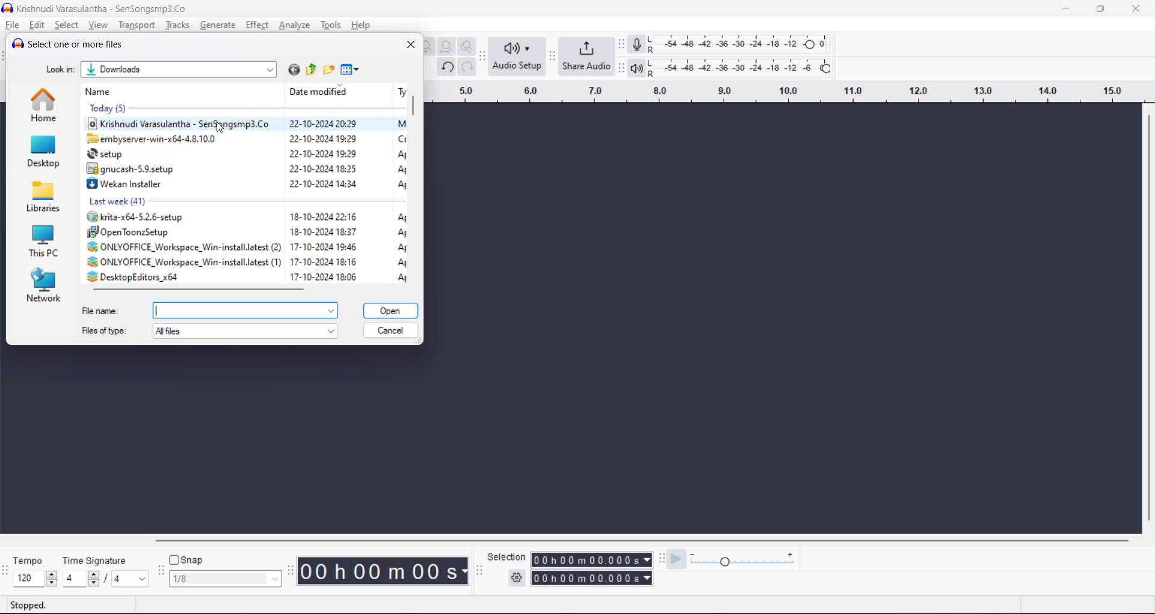 This screenshot has width=1155, height=614. What do you see at coordinates (507, 557) in the screenshot?
I see `selection` at bounding box center [507, 557].